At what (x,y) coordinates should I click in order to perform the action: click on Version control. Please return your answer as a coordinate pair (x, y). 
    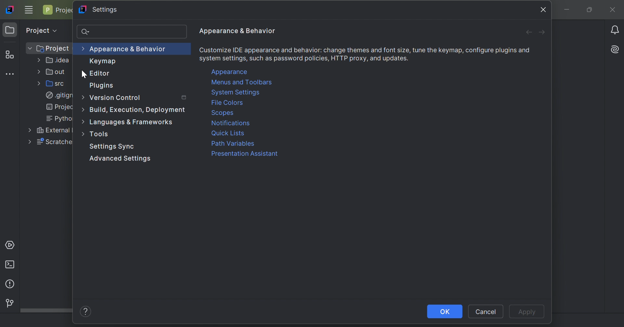
    Looking at the image, I should click on (8, 302).